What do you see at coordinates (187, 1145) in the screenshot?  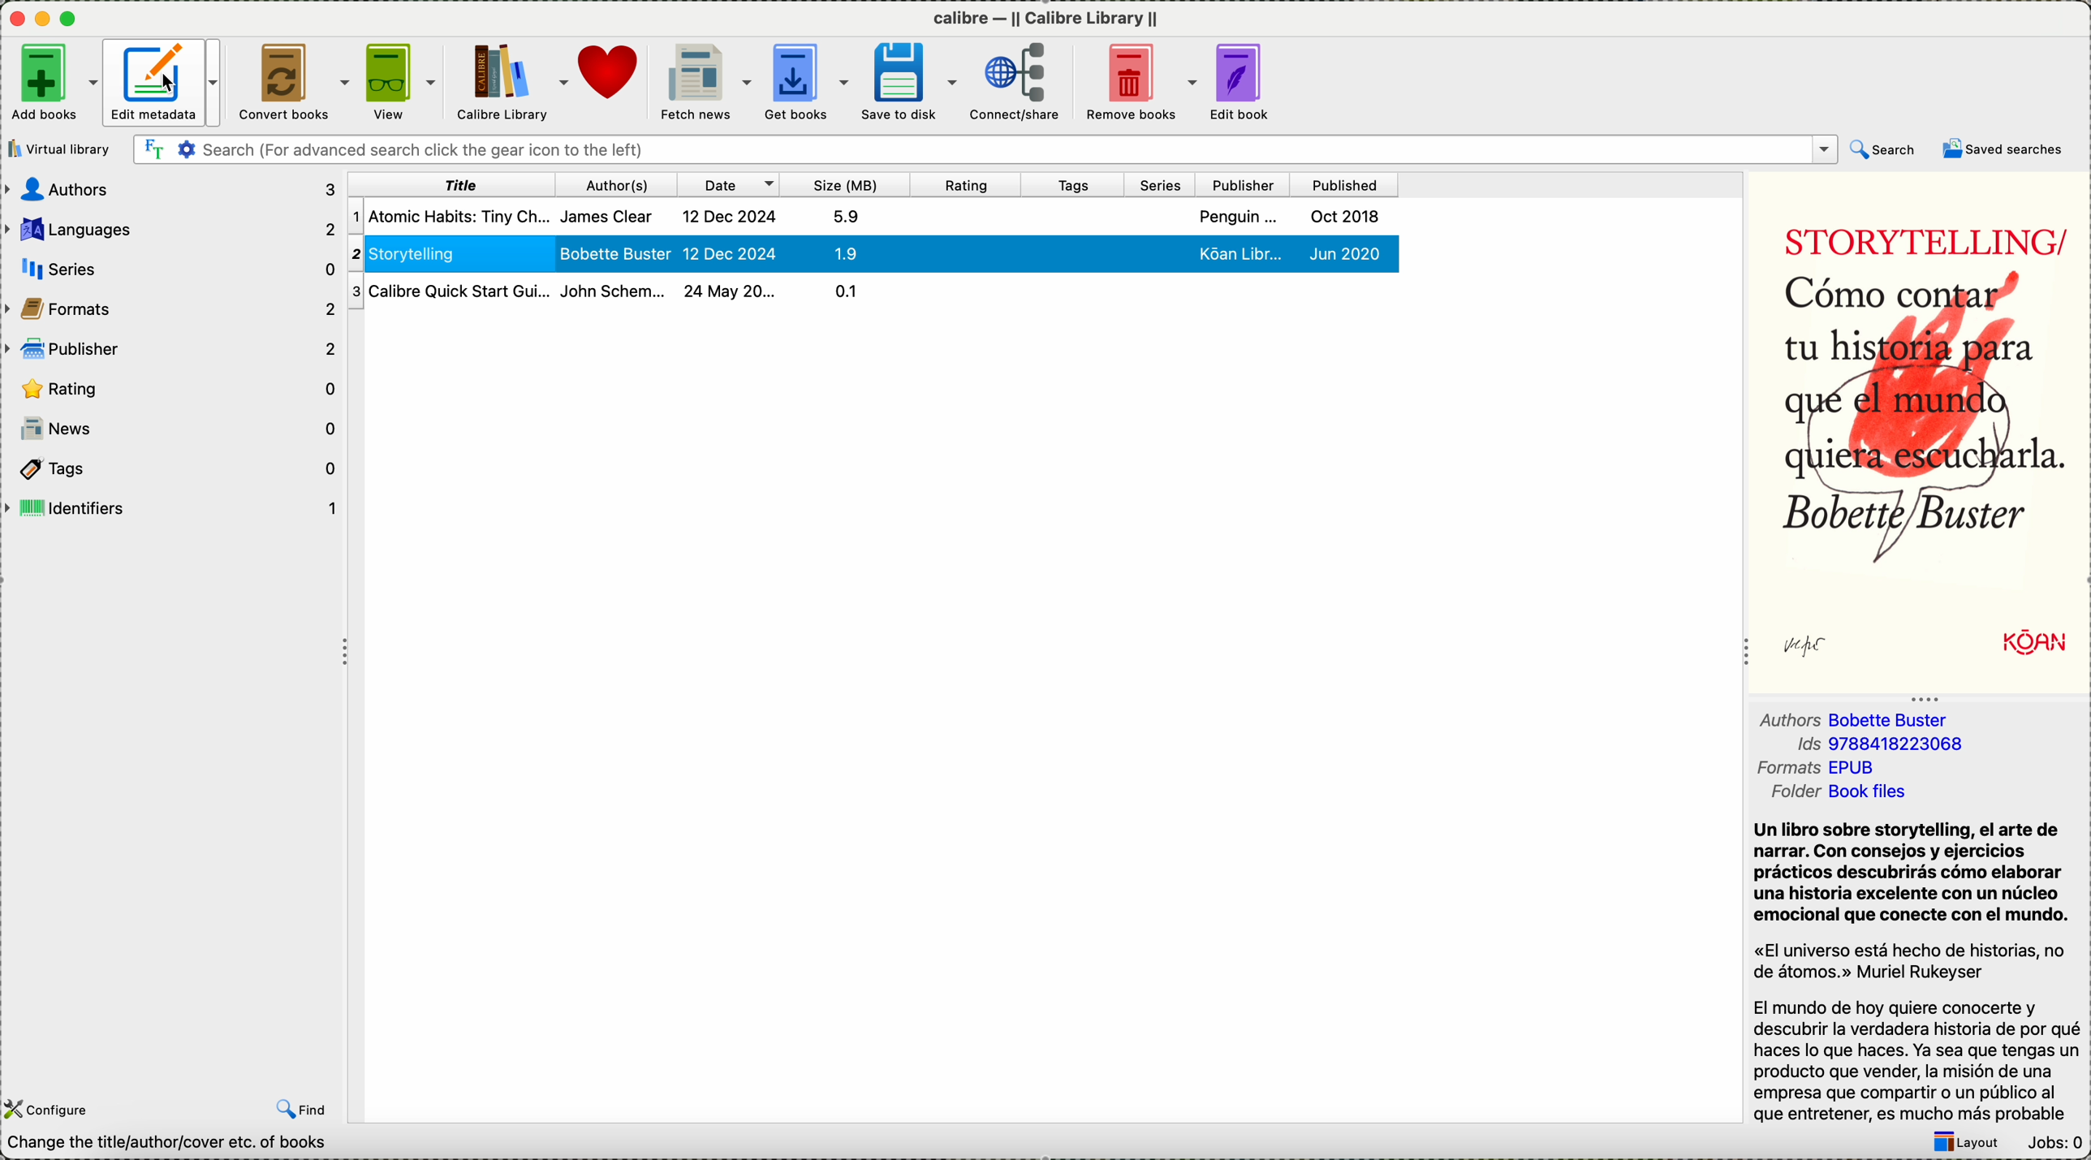 I see `data` at bounding box center [187, 1145].